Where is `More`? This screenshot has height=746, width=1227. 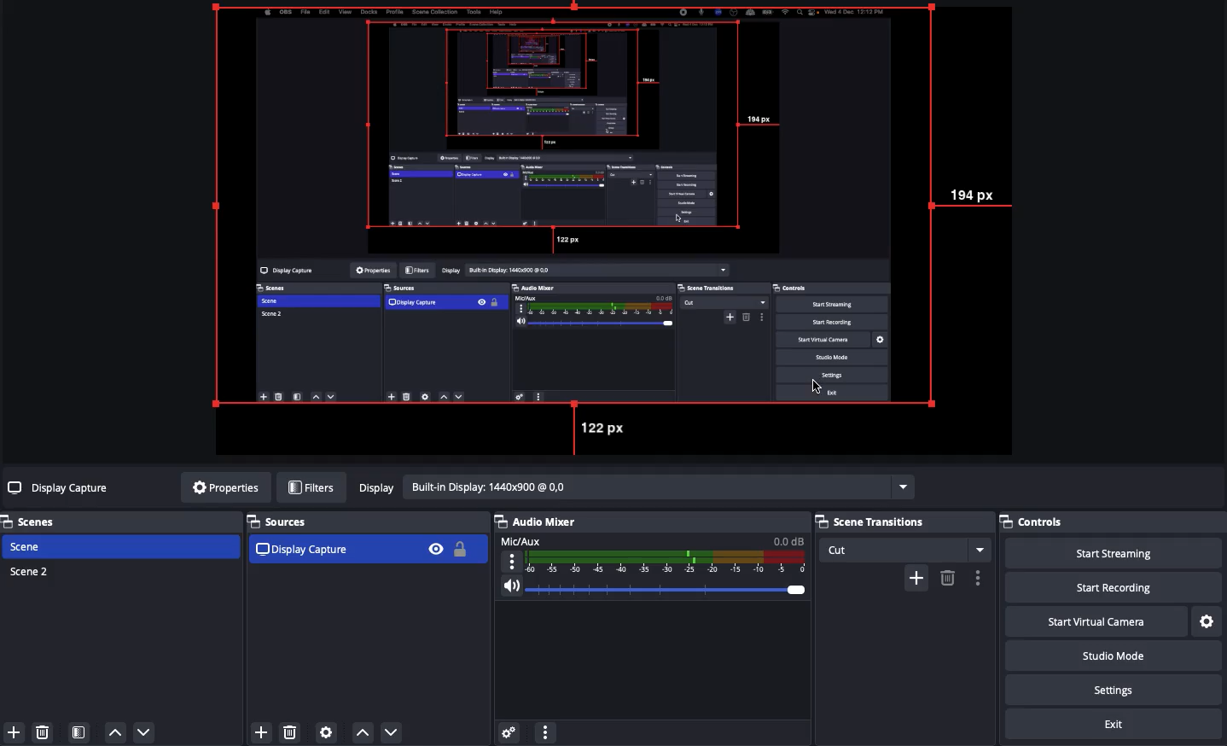 More is located at coordinates (978, 578).